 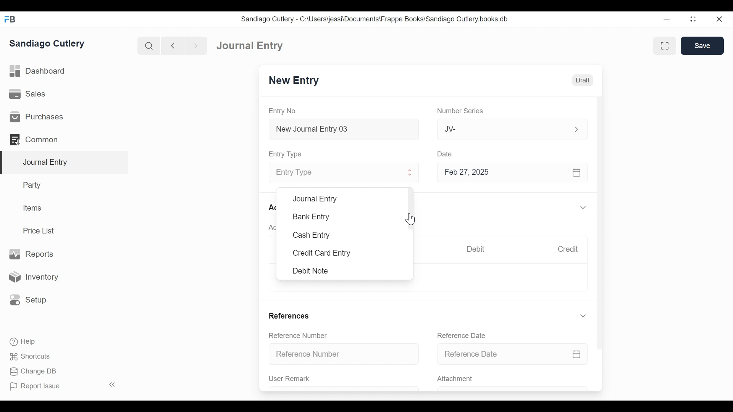 What do you see at coordinates (251, 46) in the screenshot?
I see `Journal Entry` at bounding box center [251, 46].